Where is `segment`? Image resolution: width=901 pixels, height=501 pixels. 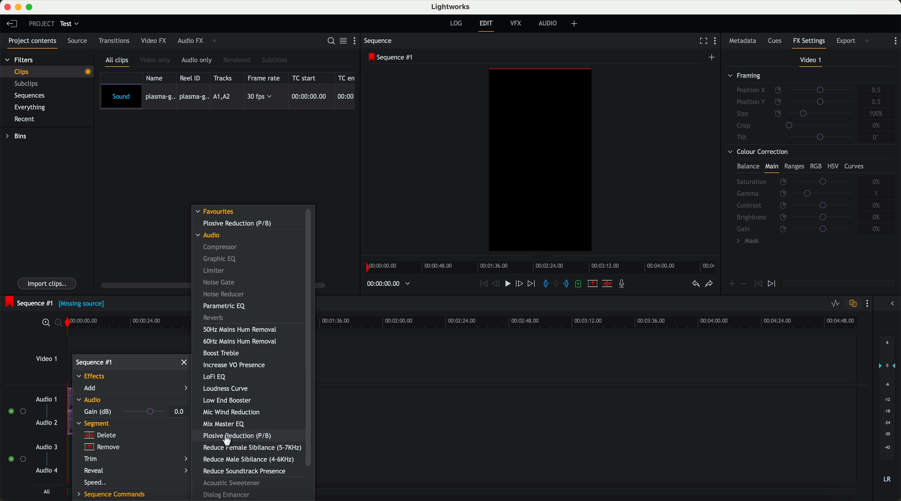 segment is located at coordinates (94, 424).